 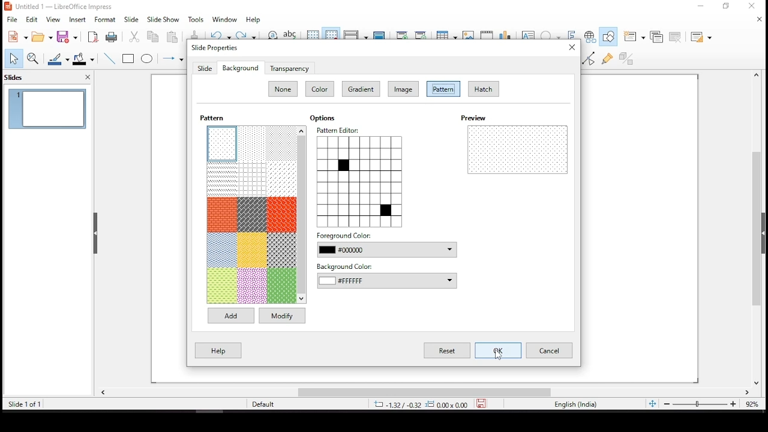 What do you see at coordinates (231, 316) in the screenshot?
I see `add` at bounding box center [231, 316].